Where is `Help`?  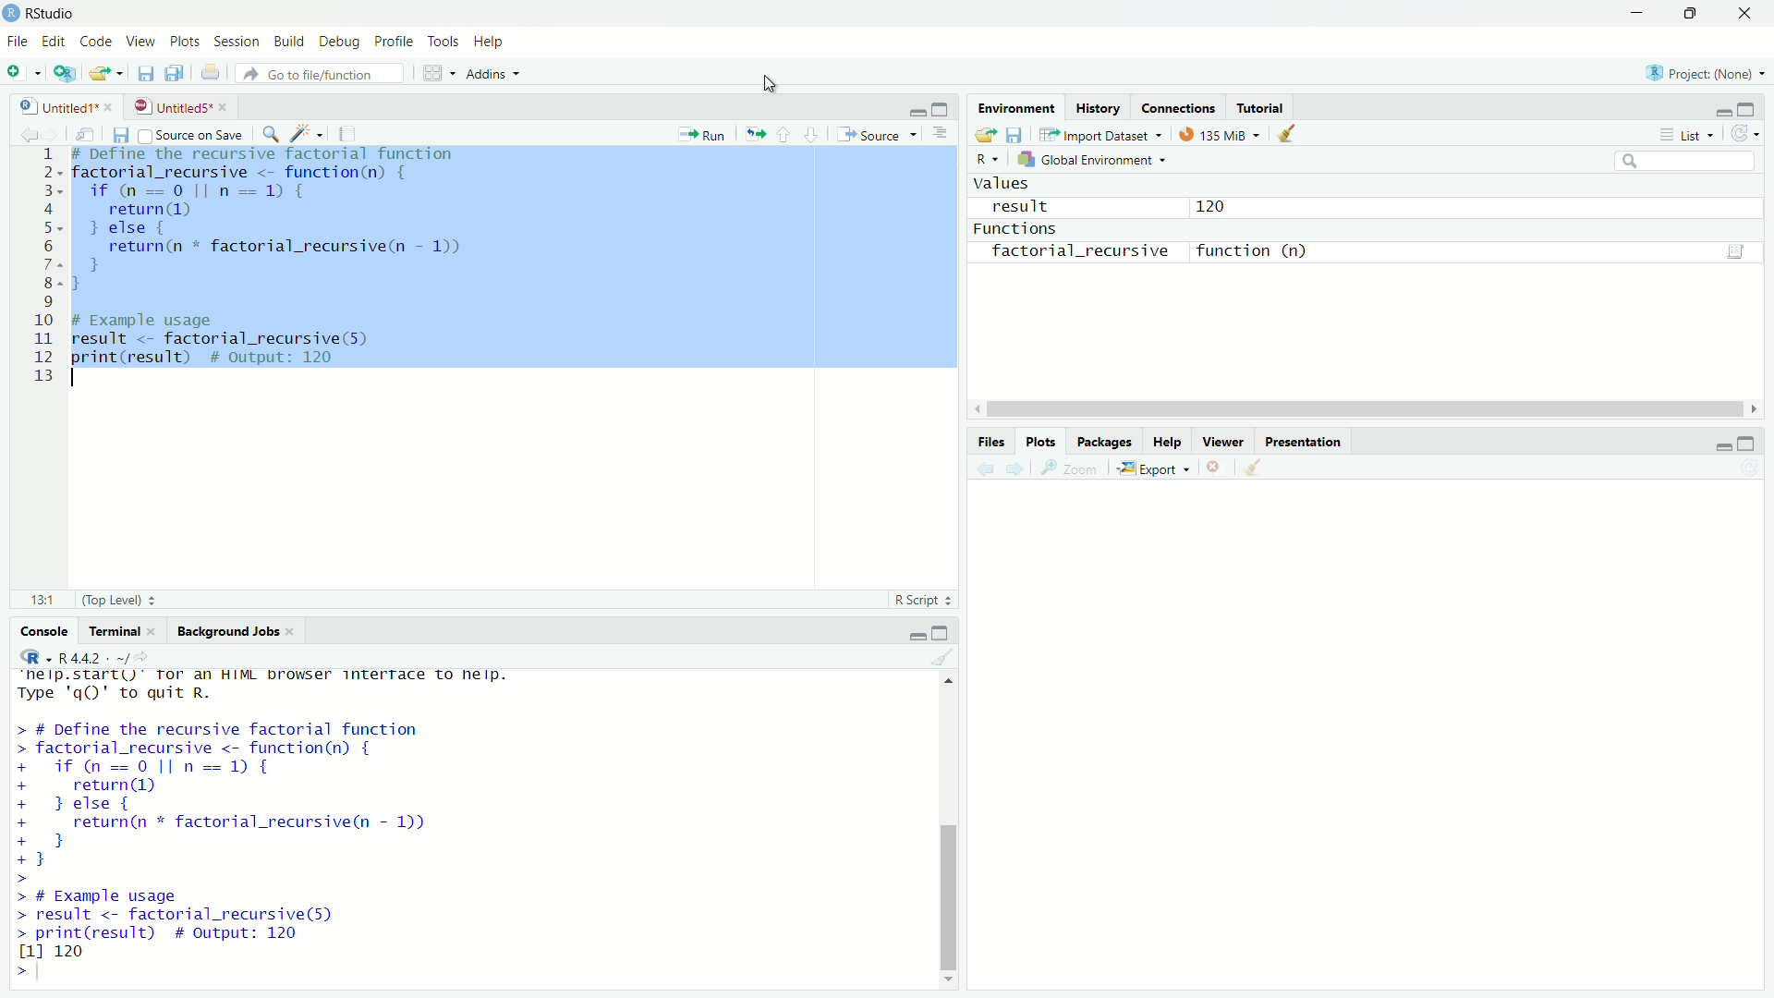
Help is located at coordinates (1170, 440).